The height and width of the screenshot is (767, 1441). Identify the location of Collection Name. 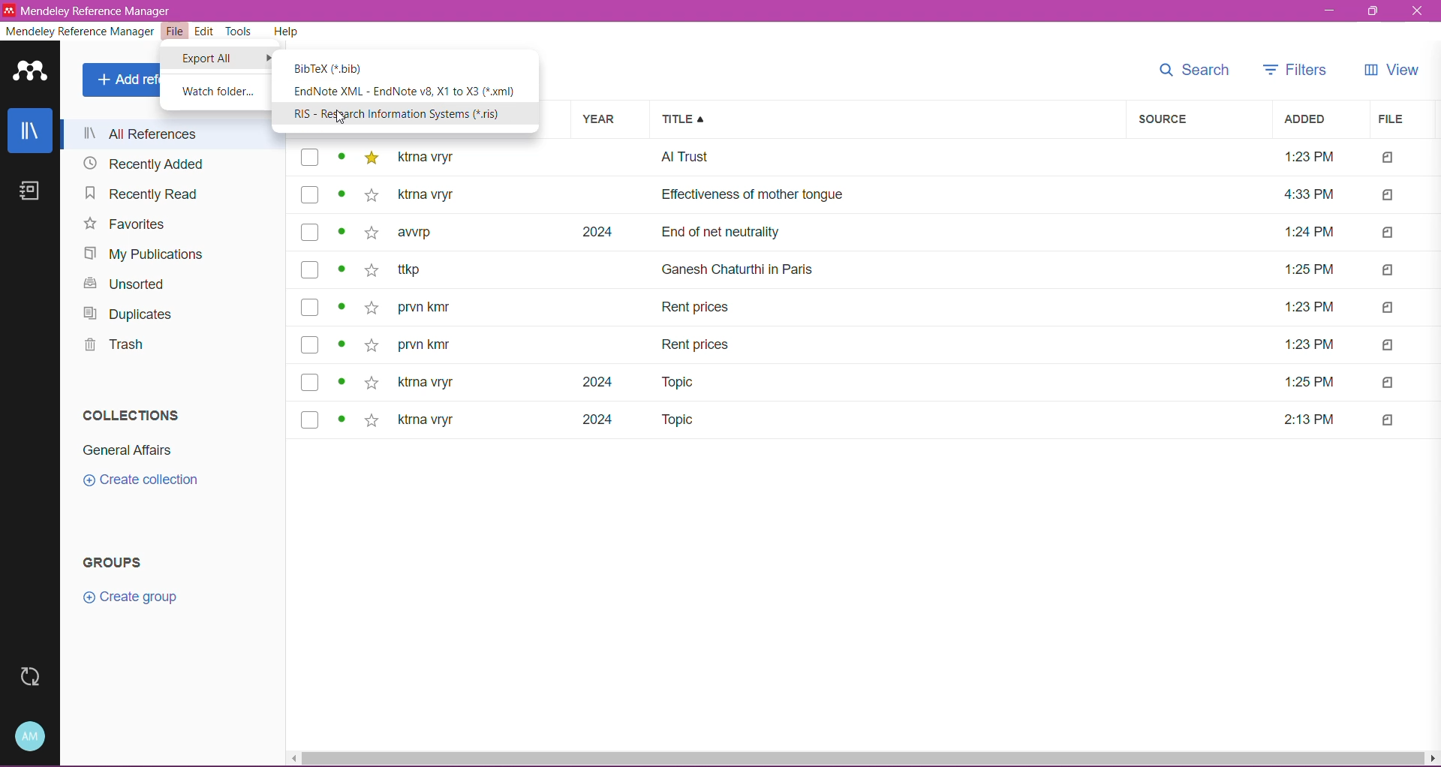
(122, 450).